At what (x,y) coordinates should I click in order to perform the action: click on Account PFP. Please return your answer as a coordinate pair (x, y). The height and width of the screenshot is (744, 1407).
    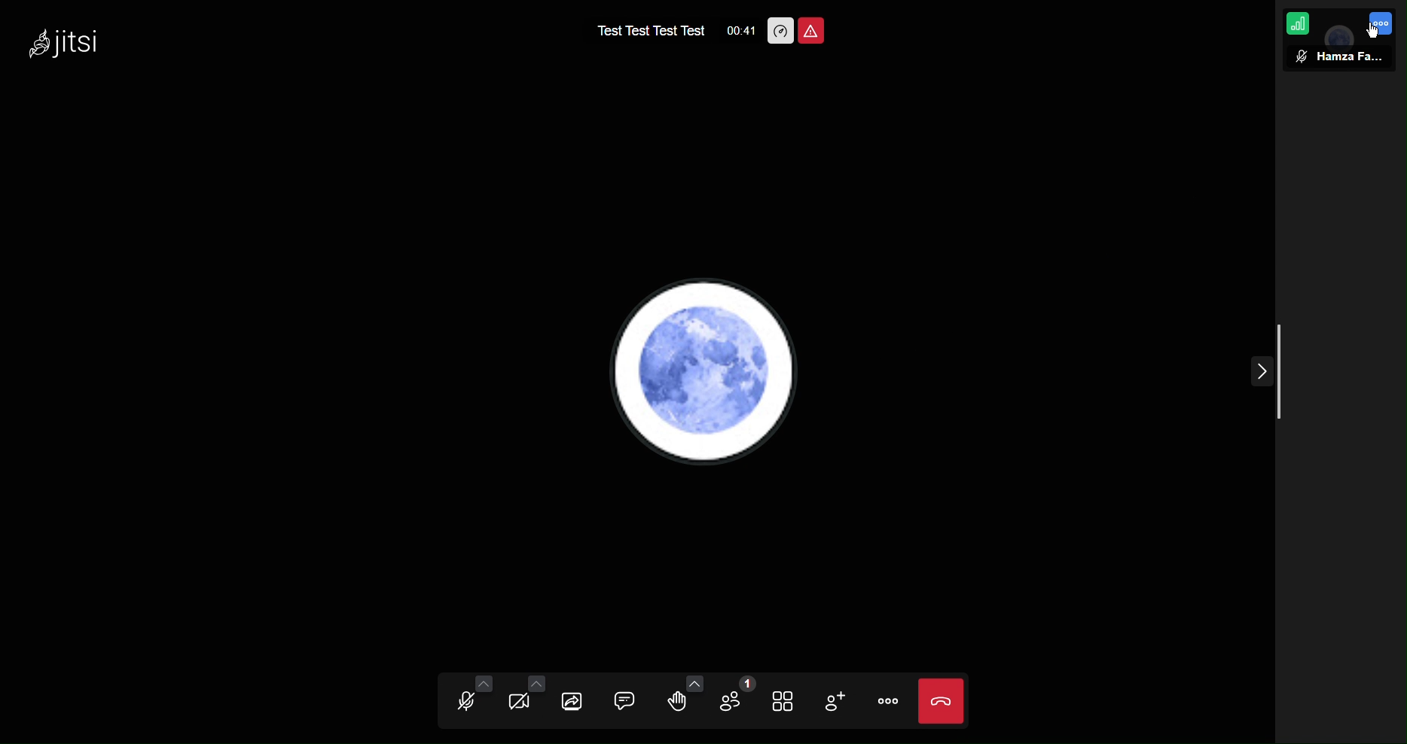
    Looking at the image, I should click on (712, 372).